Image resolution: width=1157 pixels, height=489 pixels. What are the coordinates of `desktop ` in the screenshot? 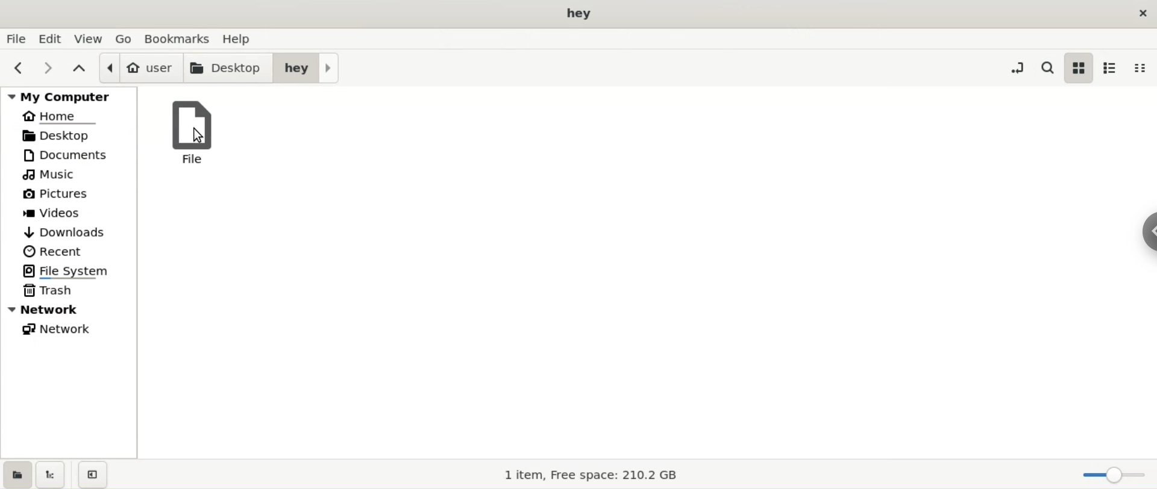 It's located at (228, 67).